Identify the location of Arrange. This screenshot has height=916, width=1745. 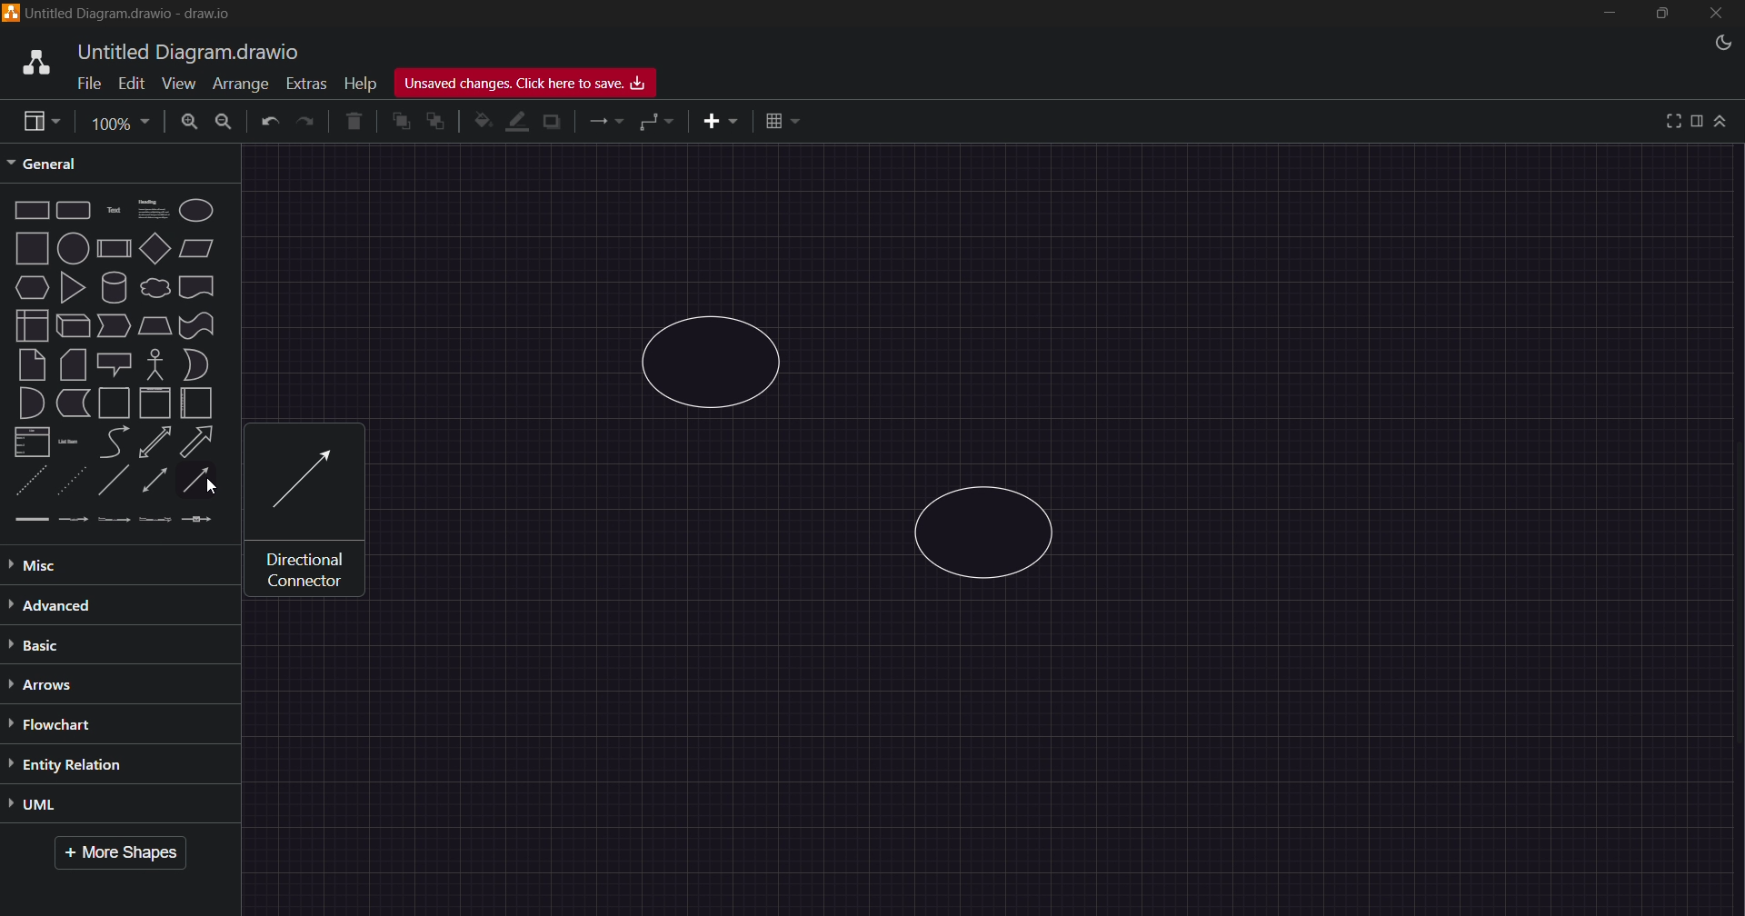
(236, 85).